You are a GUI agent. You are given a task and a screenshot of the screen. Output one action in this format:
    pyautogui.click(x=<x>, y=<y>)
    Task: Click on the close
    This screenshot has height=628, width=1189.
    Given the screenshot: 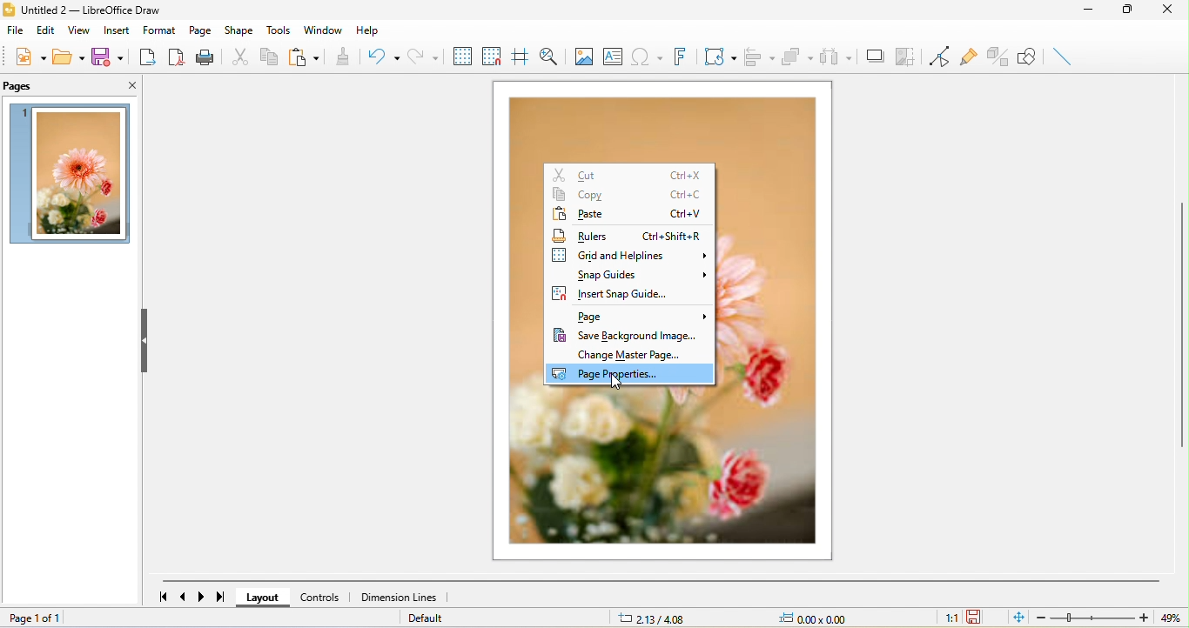 What is the action you would take?
    pyautogui.click(x=120, y=84)
    